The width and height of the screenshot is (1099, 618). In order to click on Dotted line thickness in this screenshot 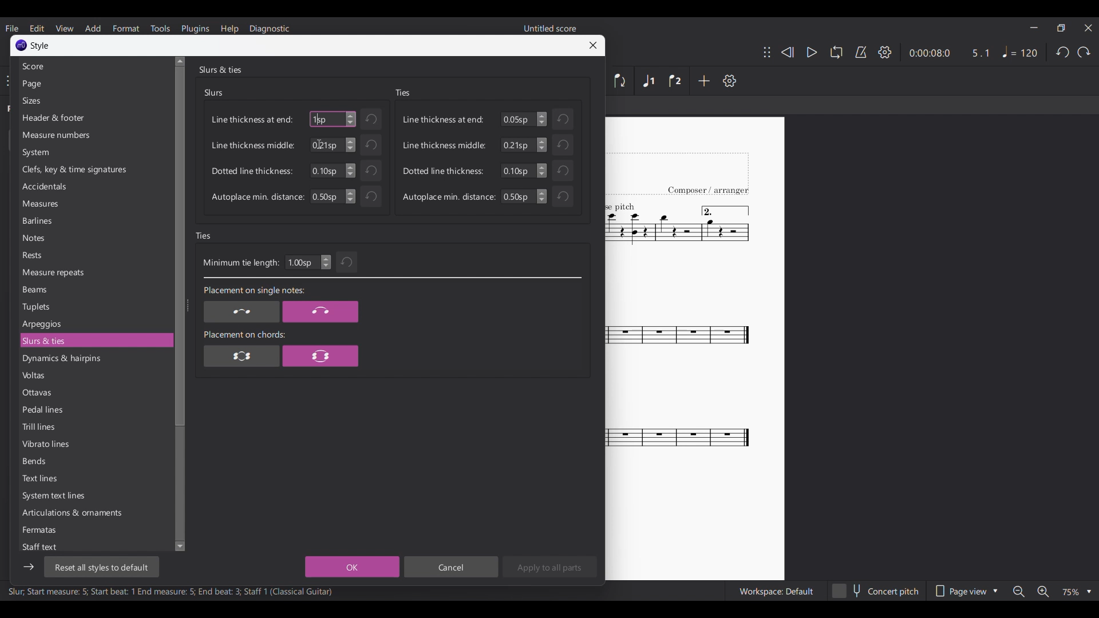, I will do `click(444, 171)`.